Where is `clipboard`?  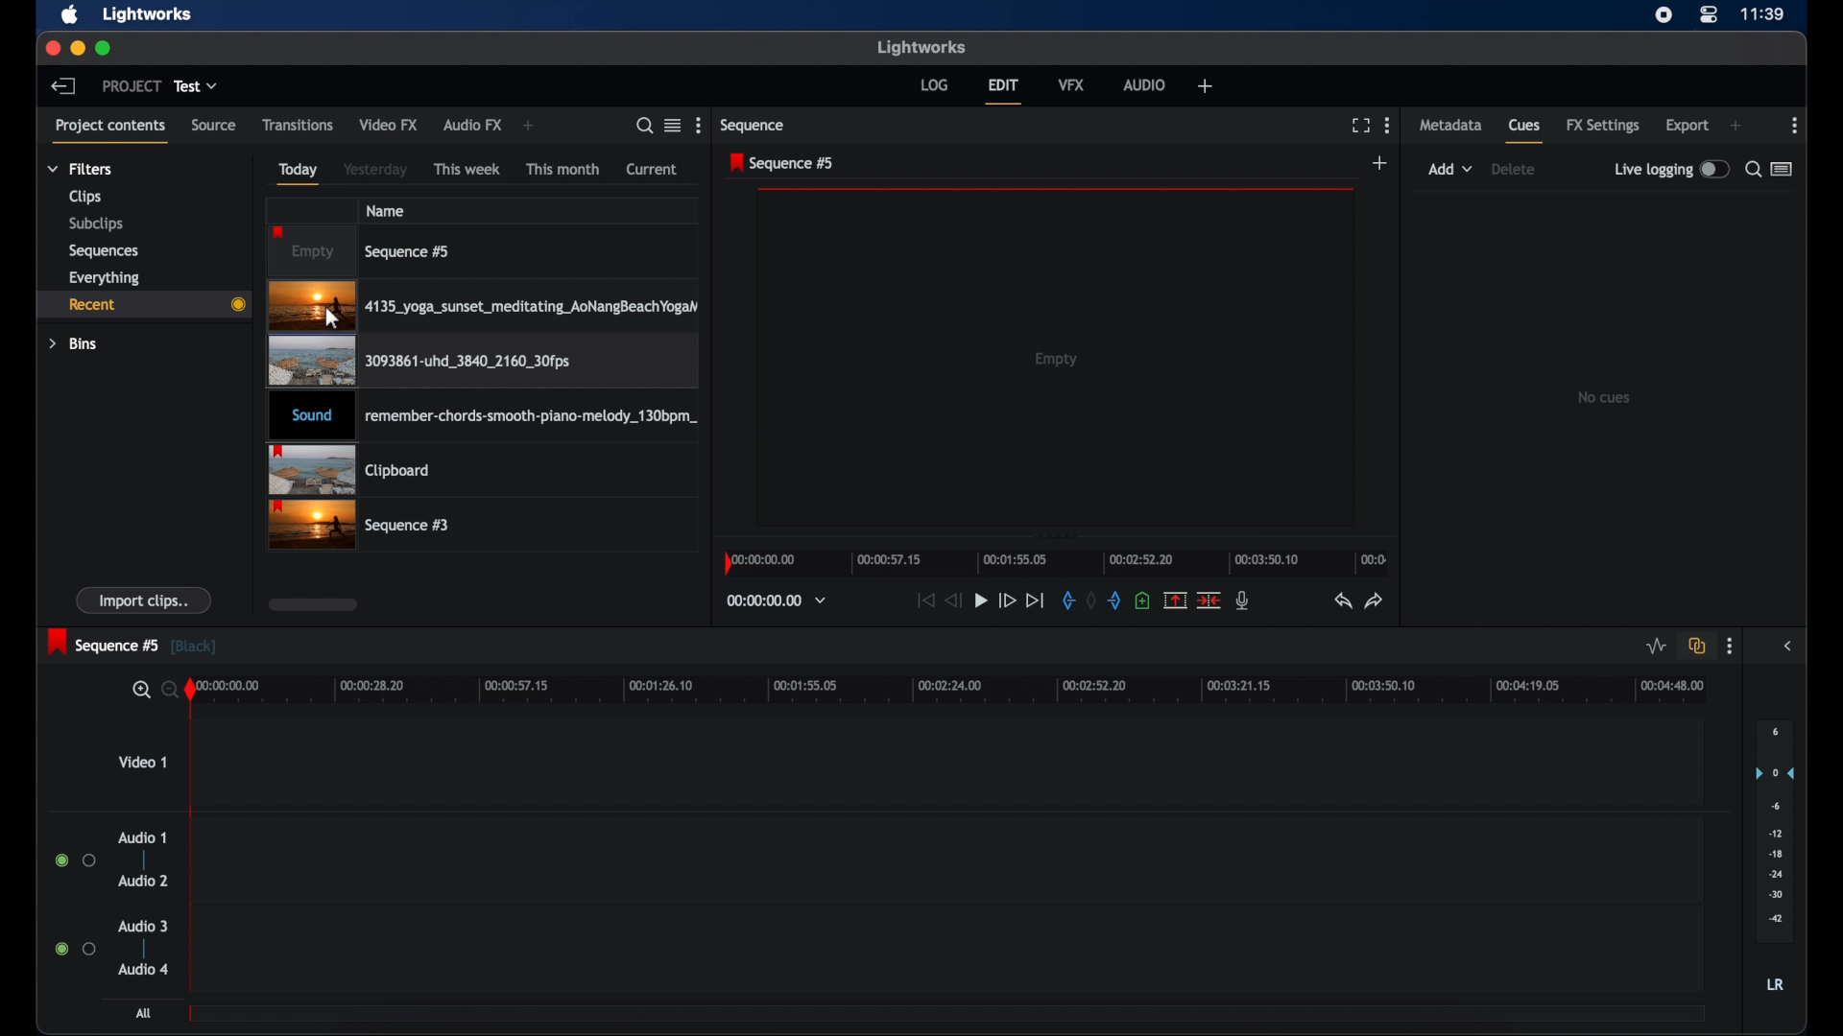 clipboard is located at coordinates (349, 469).